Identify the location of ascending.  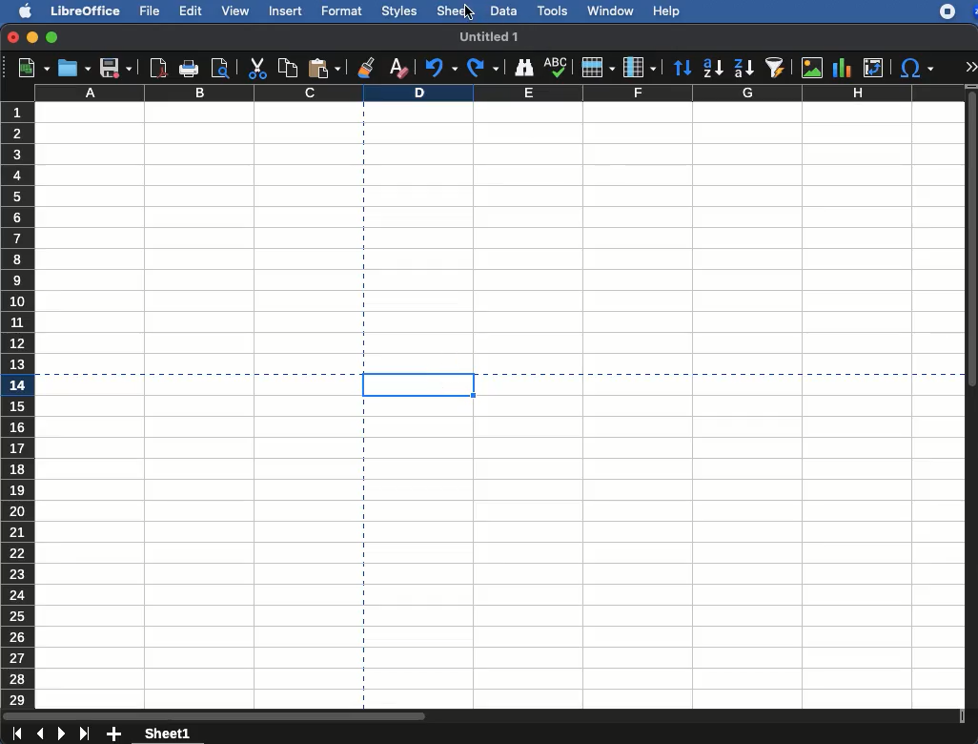
(712, 66).